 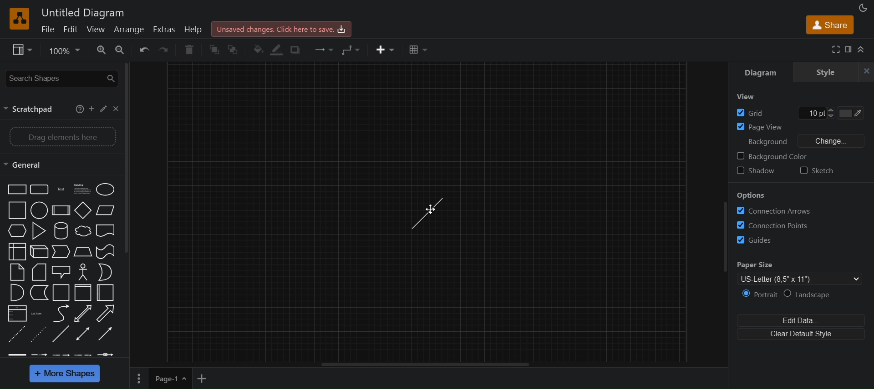 What do you see at coordinates (83, 272) in the screenshot?
I see `Actor` at bounding box center [83, 272].